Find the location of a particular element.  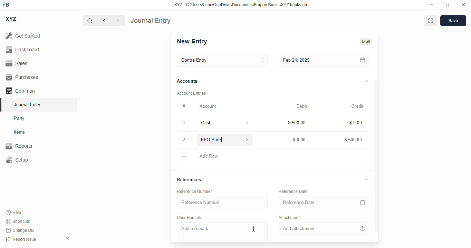

reference number is located at coordinates (195, 192).